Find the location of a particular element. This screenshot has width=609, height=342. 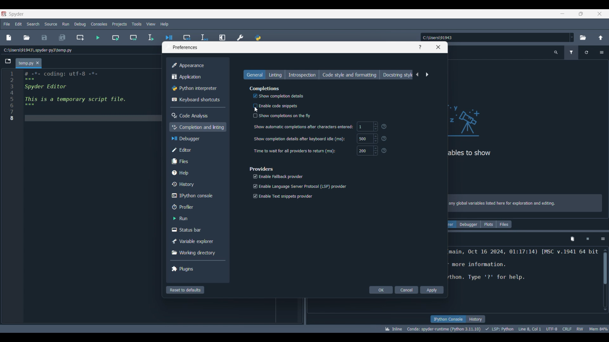

Reload variables is located at coordinates (586, 53).